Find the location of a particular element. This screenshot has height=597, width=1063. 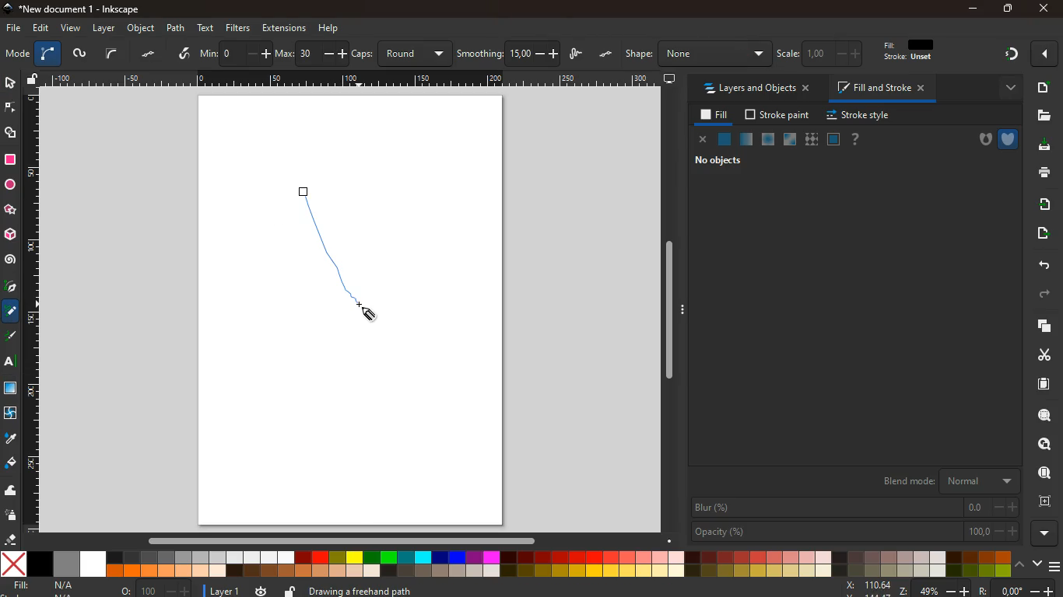

unlock is located at coordinates (290, 590).